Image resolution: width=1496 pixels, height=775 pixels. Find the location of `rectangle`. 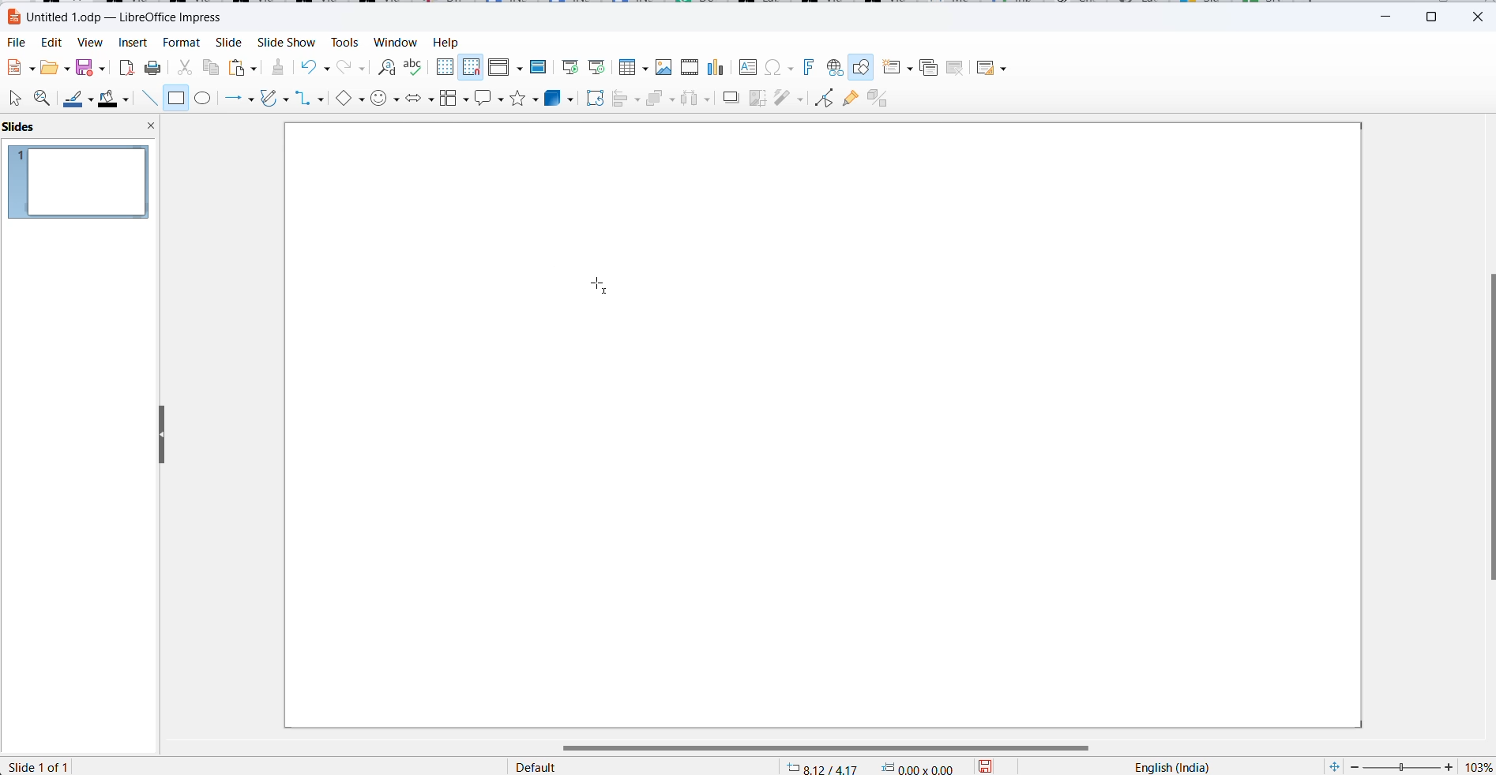

rectangle is located at coordinates (176, 99).